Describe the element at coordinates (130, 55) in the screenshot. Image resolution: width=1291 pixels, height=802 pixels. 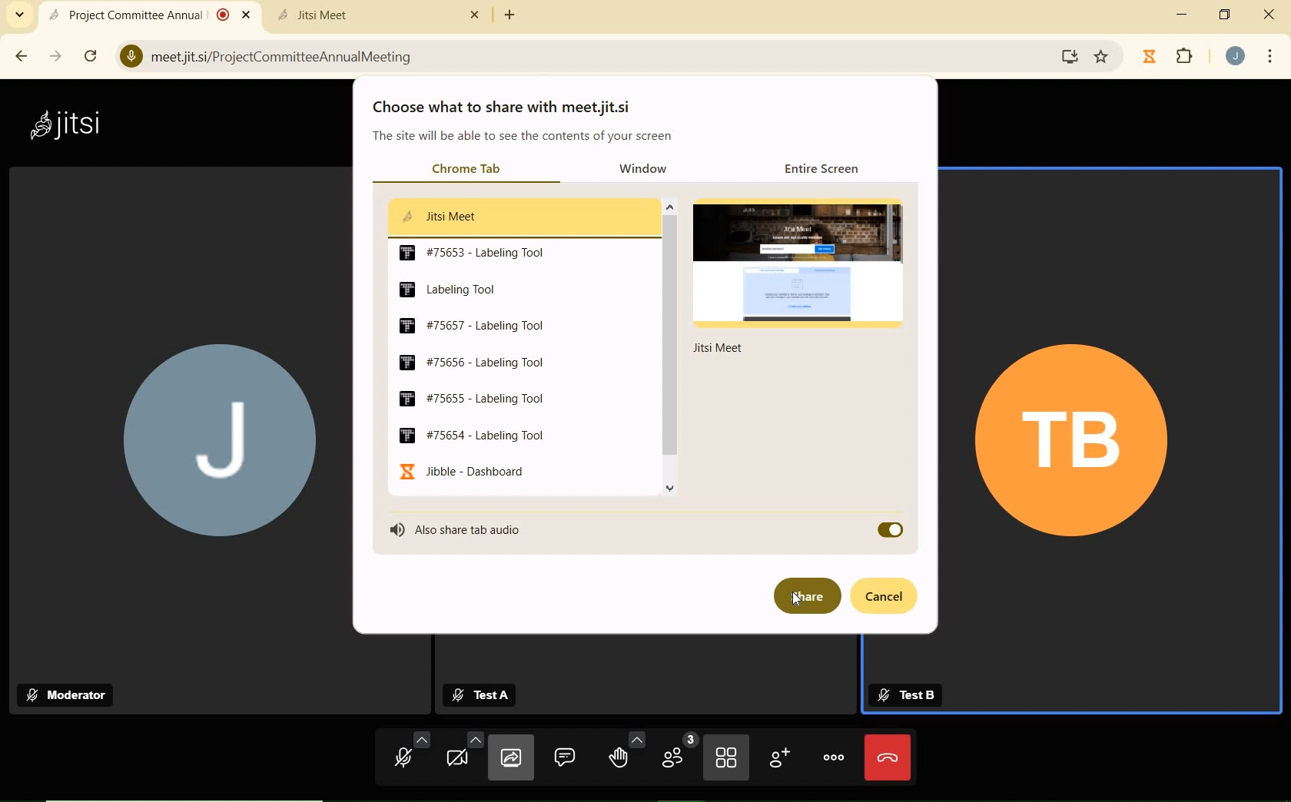
I see `View site information` at that location.